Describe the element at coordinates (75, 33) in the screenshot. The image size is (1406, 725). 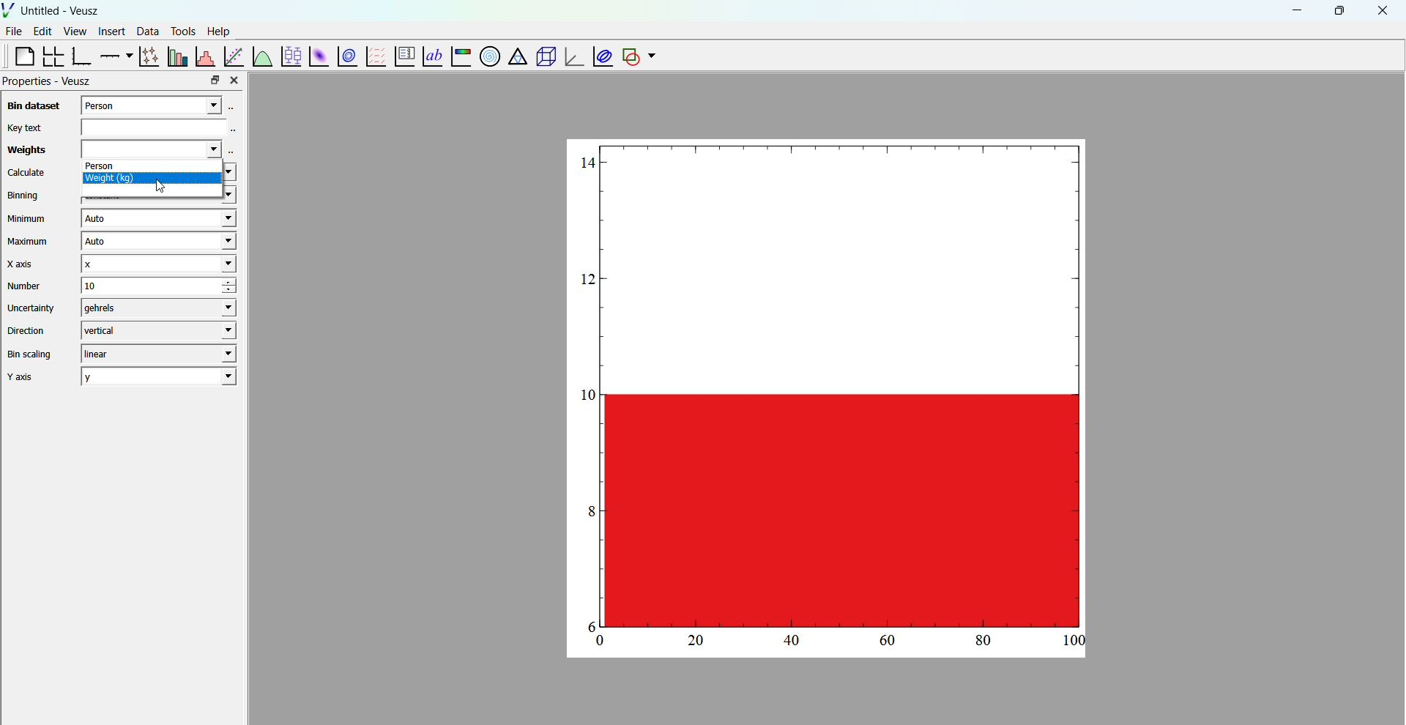
I see `view` at that location.